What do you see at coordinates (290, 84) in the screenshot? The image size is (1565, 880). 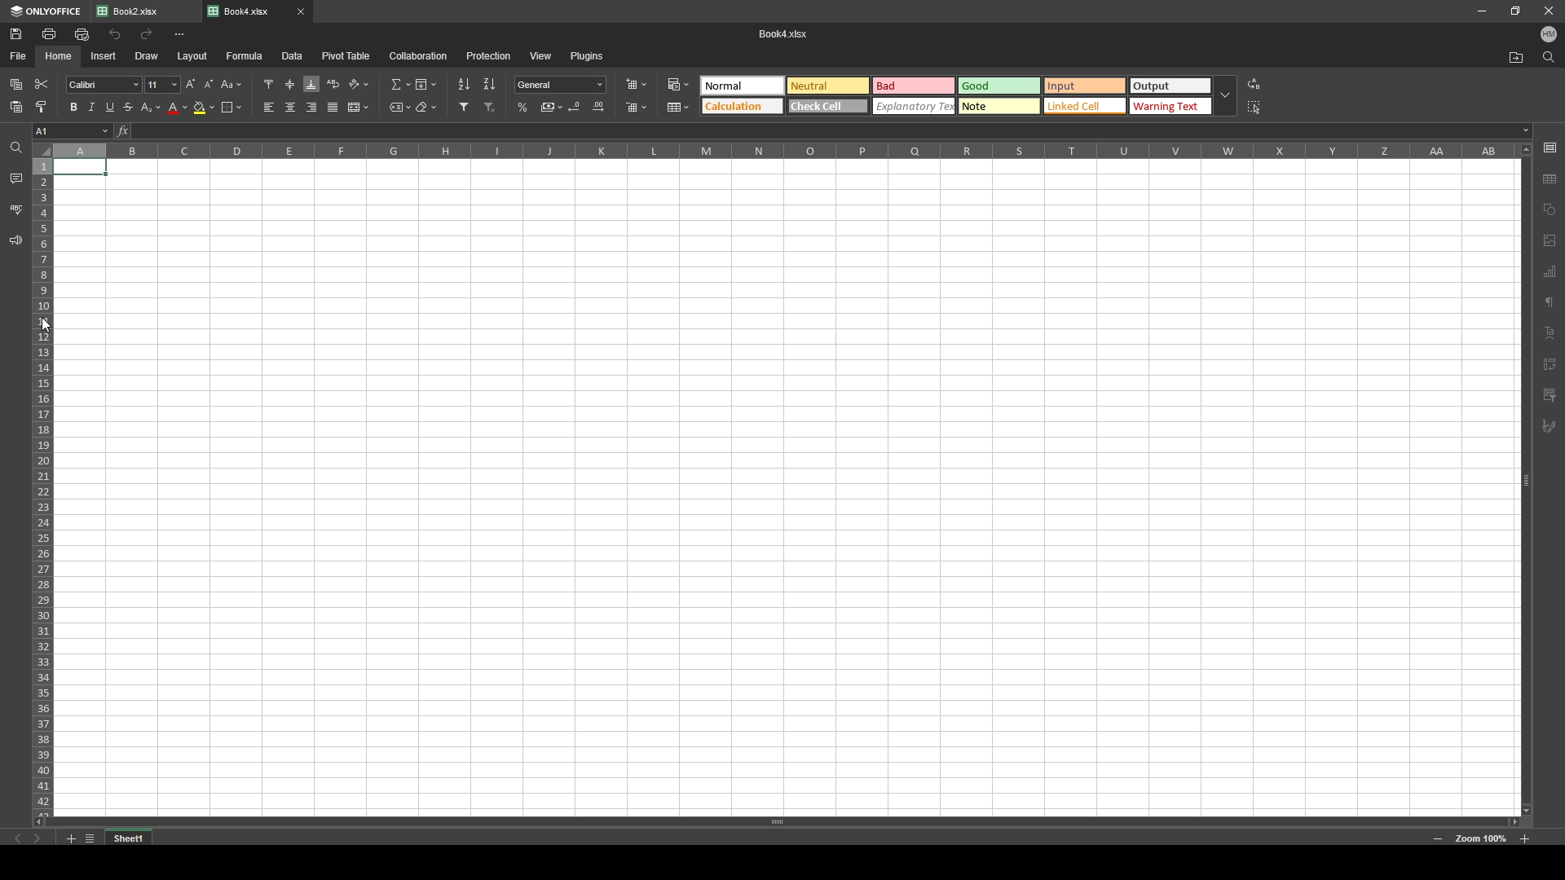 I see `align middle` at bounding box center [290, 84].